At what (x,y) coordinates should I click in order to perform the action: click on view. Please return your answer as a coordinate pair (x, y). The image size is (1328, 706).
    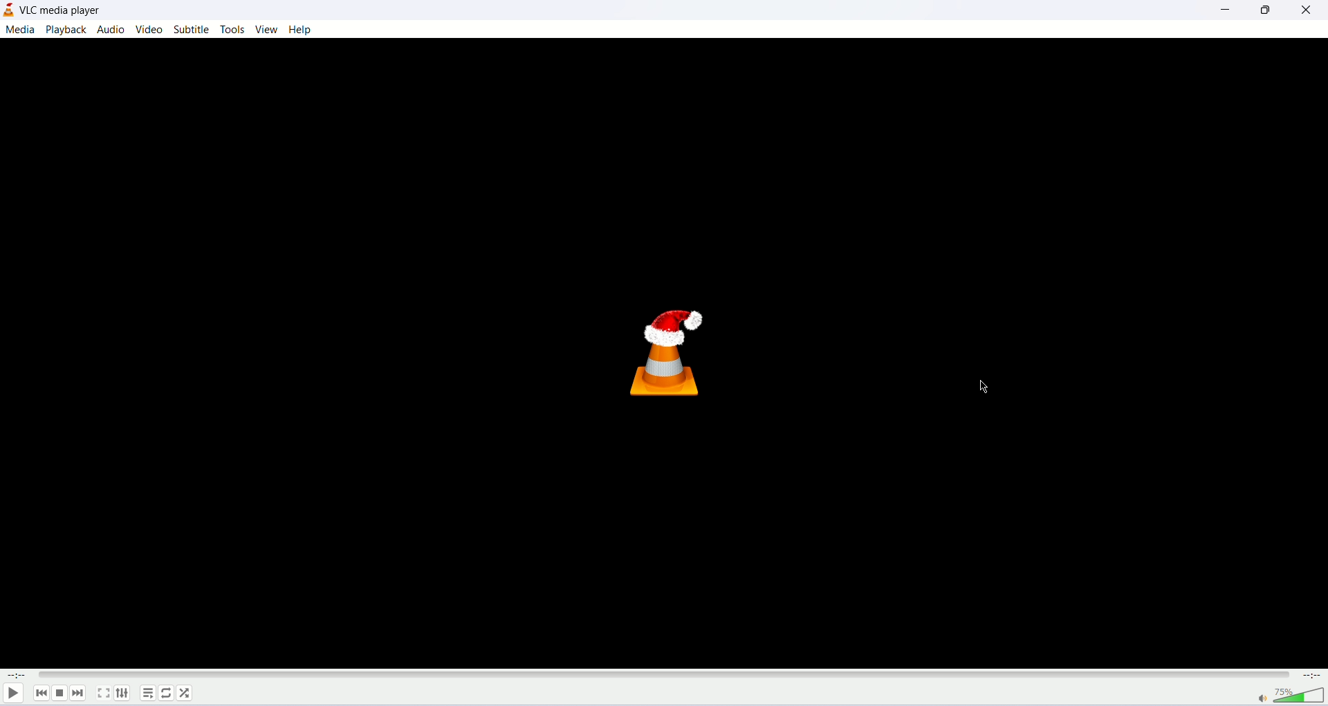
    Looking at the image, I should click on (266, 29).